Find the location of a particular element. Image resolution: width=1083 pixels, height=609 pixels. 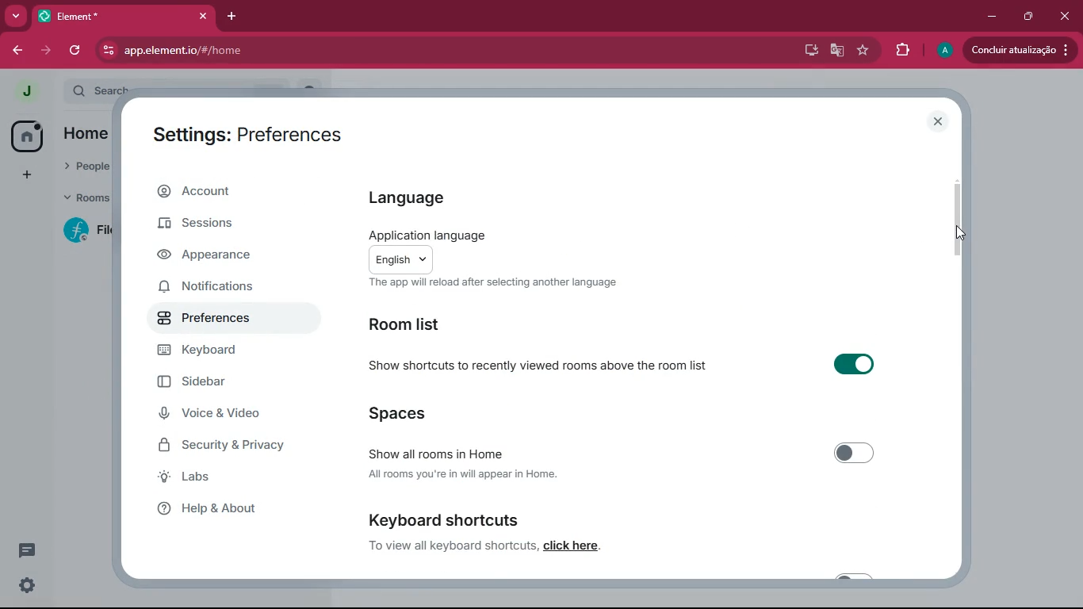

close is located at coordinates (941, 120).